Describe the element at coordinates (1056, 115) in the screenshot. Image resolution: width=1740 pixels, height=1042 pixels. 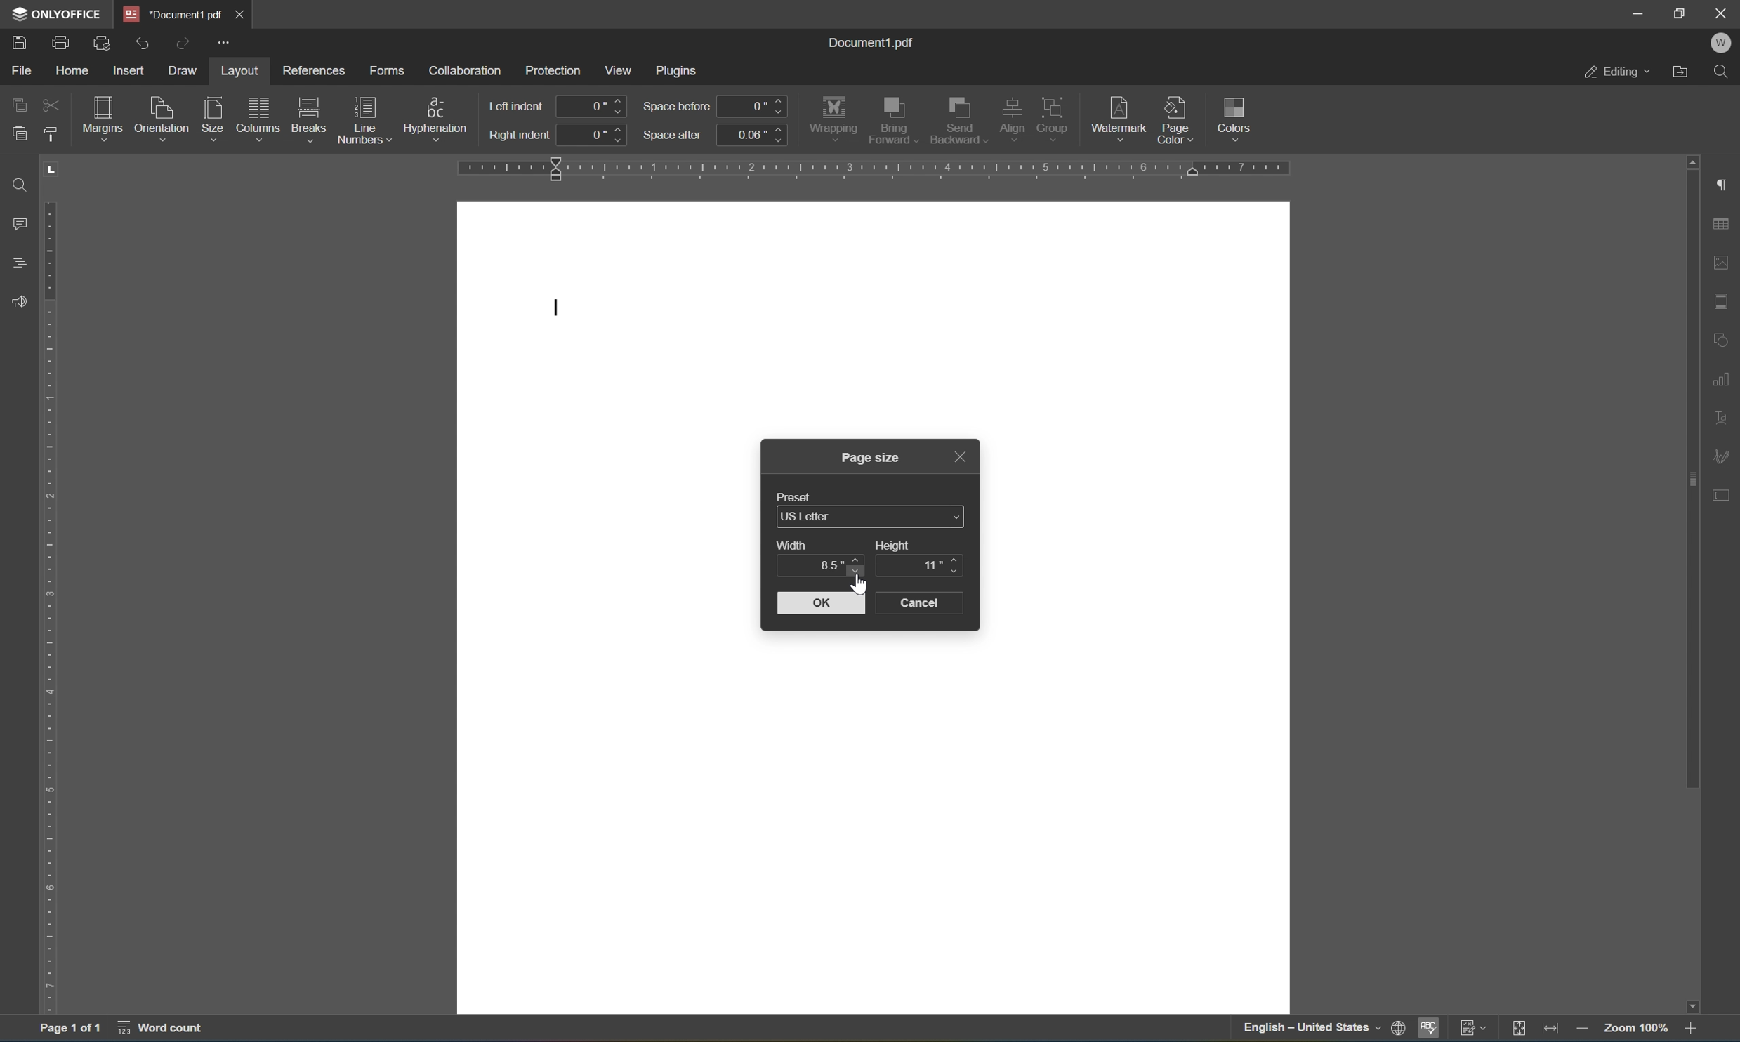
I see `group` at that location.